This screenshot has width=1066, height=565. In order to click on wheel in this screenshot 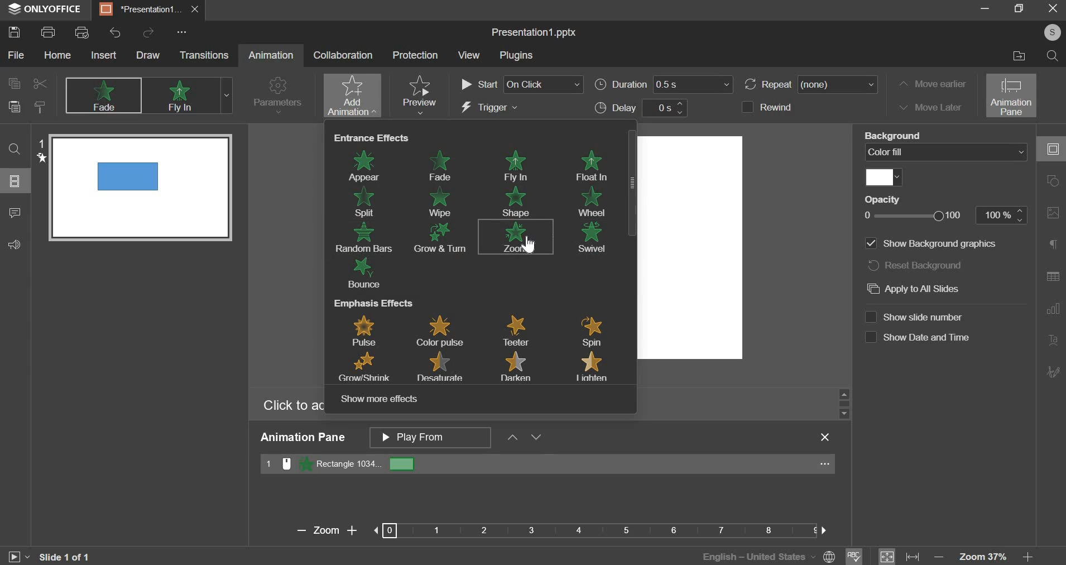, I will do `click(592, 203)`.